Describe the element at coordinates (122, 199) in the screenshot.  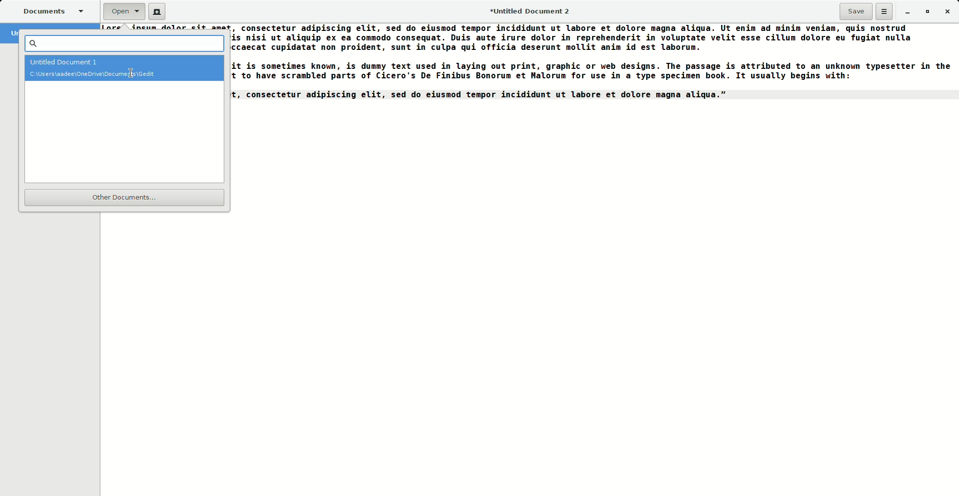
I see `Other documents` at that location.